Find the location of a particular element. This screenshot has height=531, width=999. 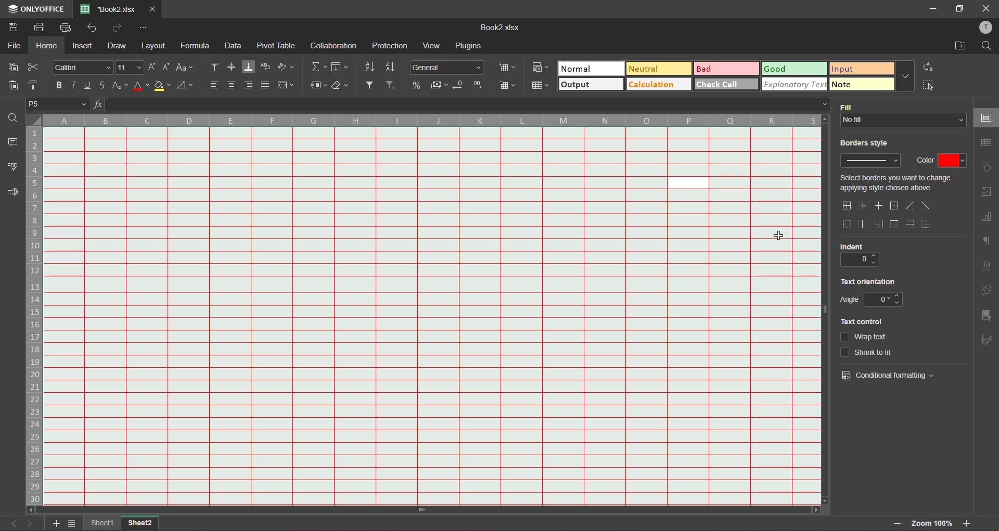

borders style is located at coordinates (872, 140).